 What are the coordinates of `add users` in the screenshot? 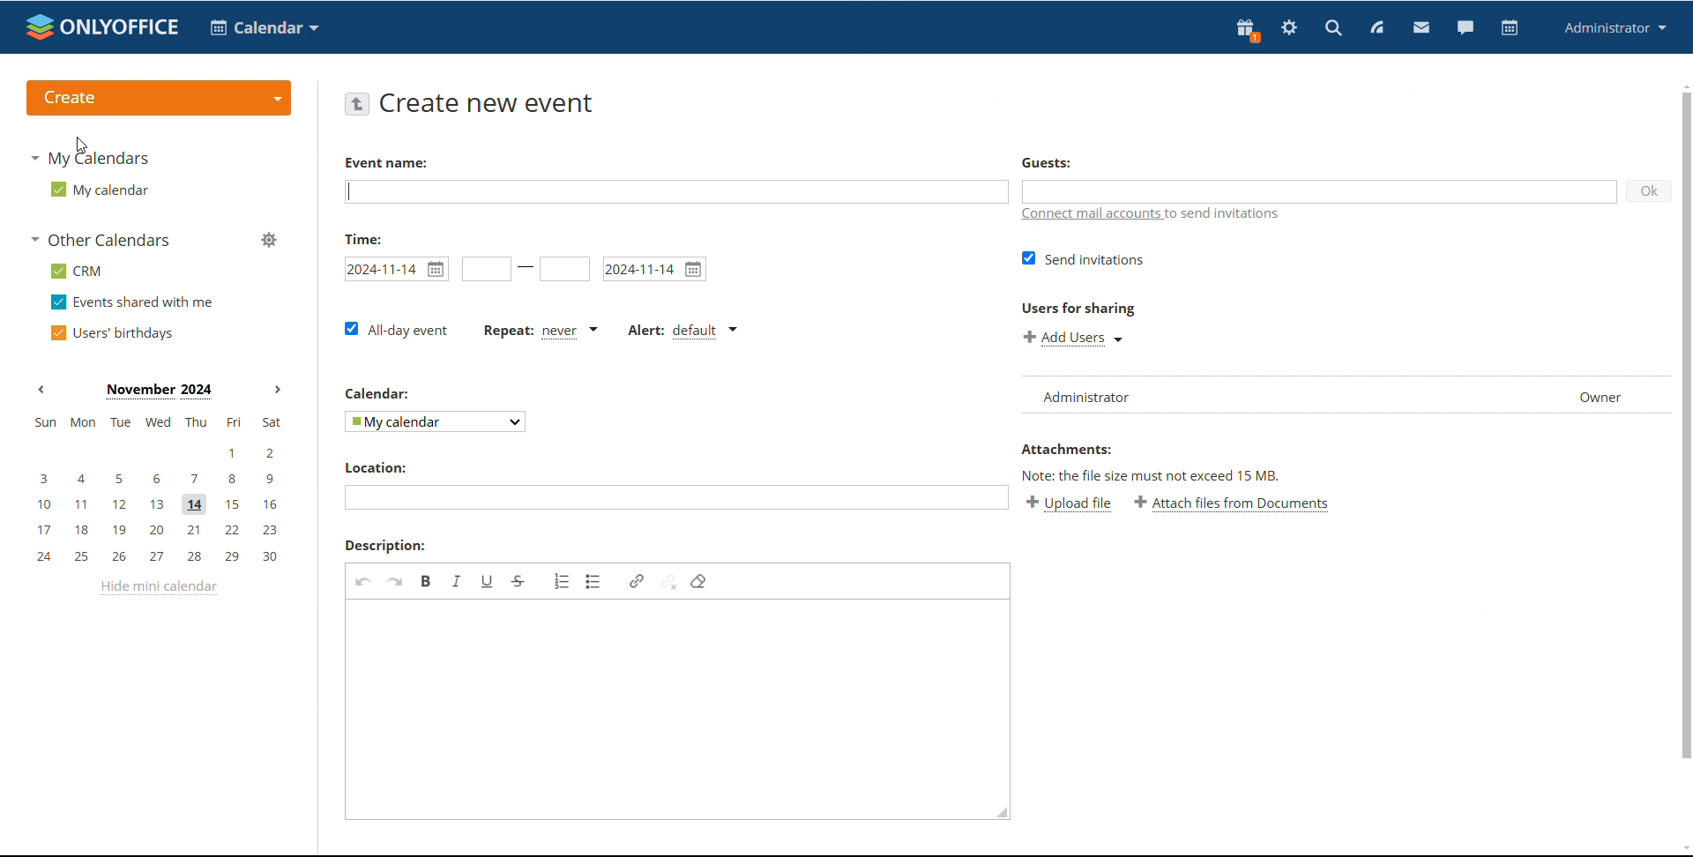 It's located at (1076, 338).